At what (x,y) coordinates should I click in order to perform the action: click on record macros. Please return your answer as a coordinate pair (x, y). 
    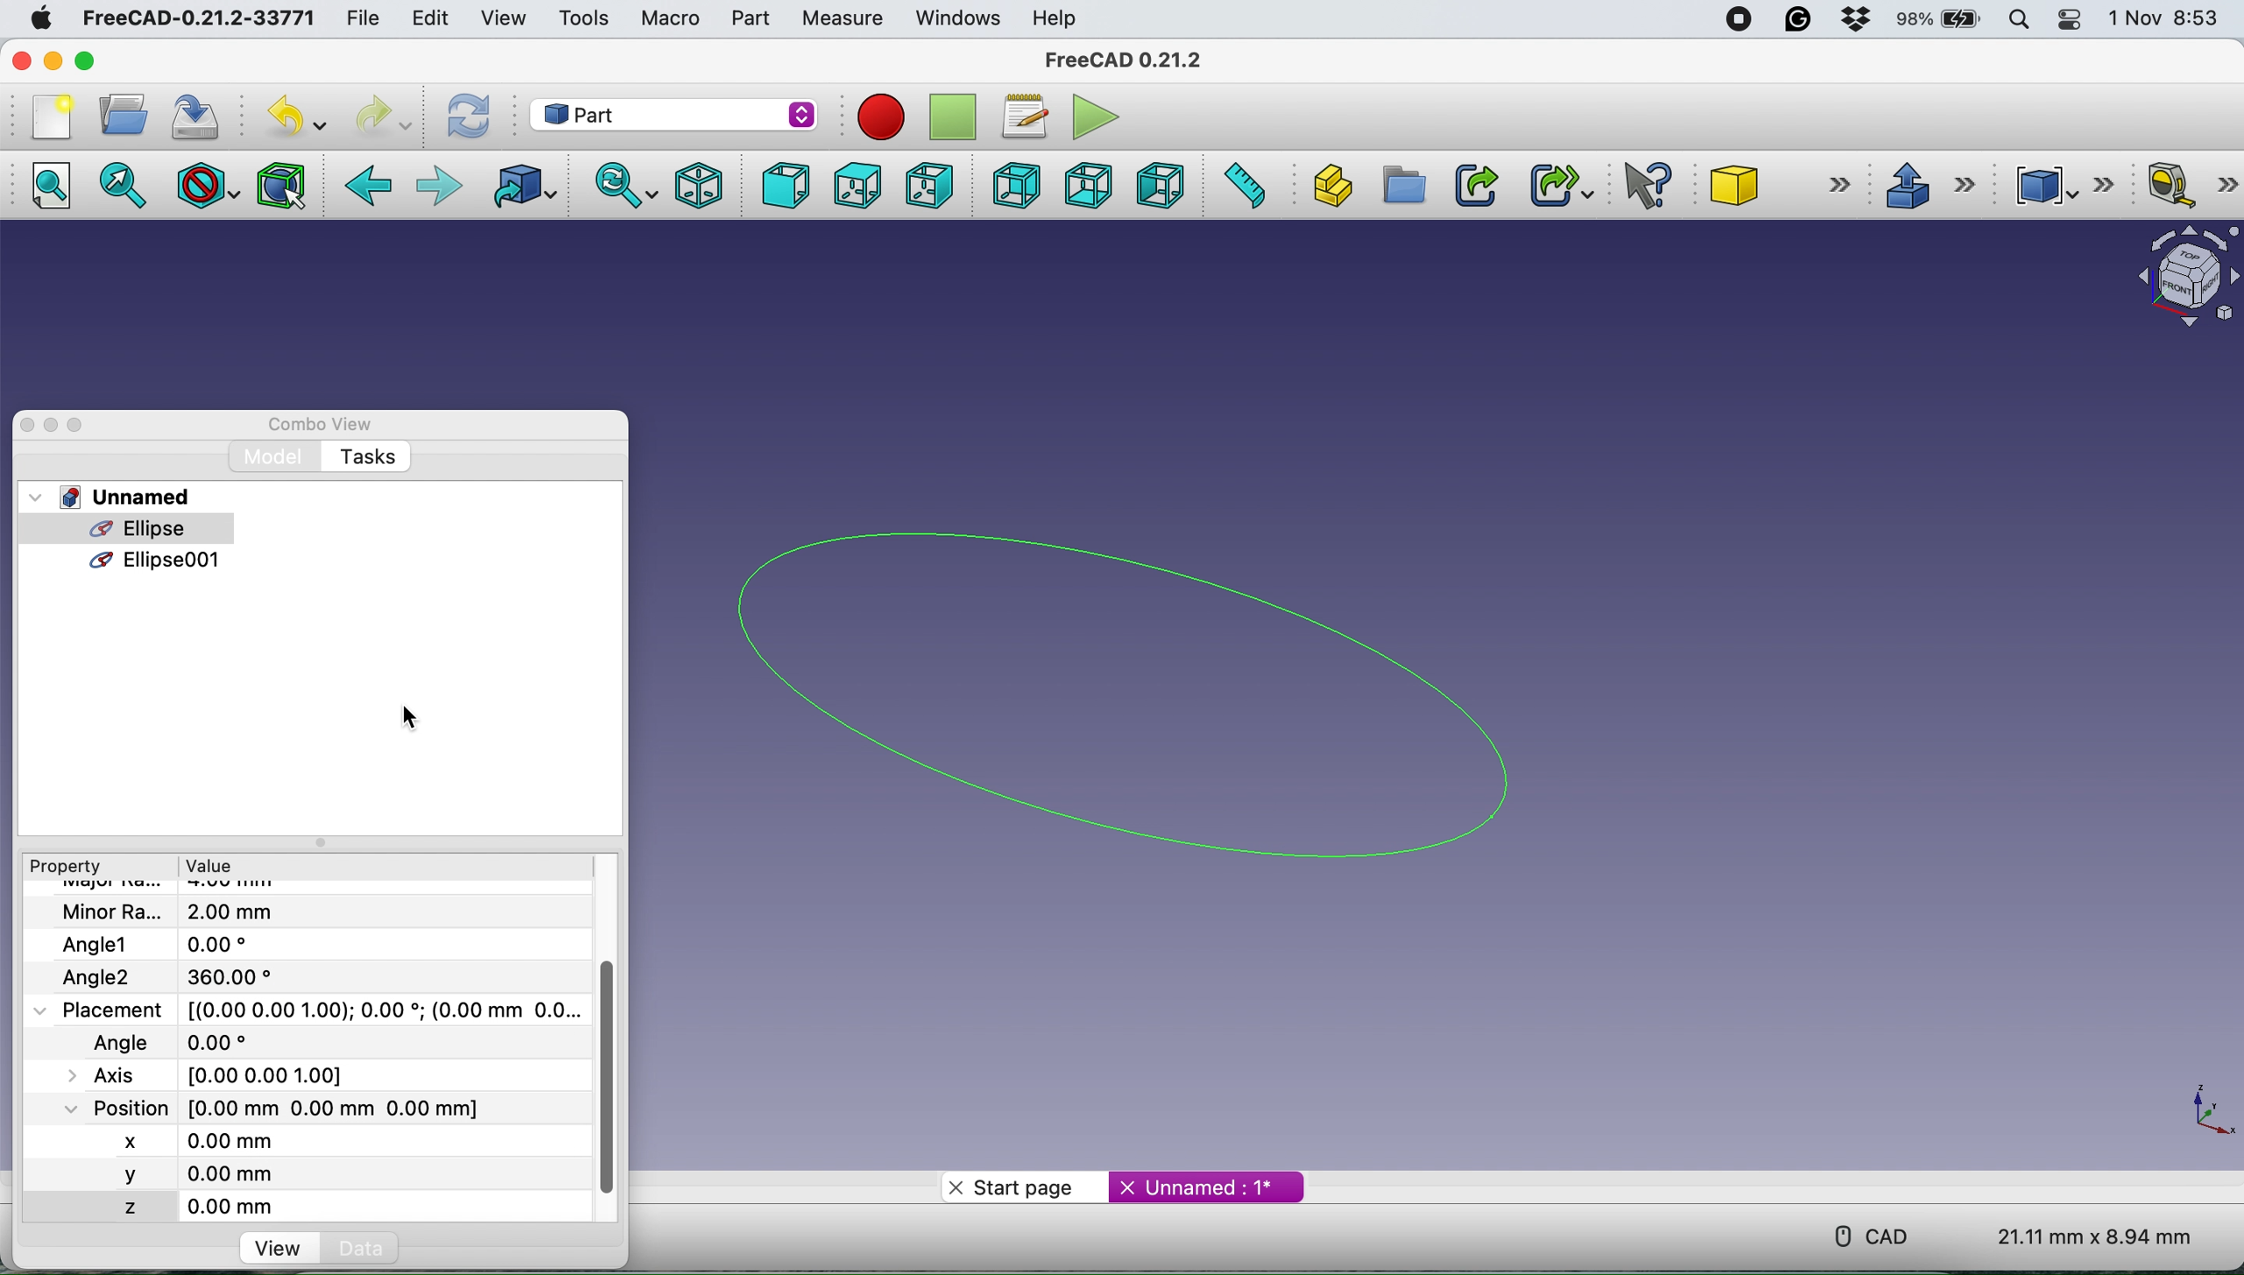
    Looking at the image, I should click on (880, 116).